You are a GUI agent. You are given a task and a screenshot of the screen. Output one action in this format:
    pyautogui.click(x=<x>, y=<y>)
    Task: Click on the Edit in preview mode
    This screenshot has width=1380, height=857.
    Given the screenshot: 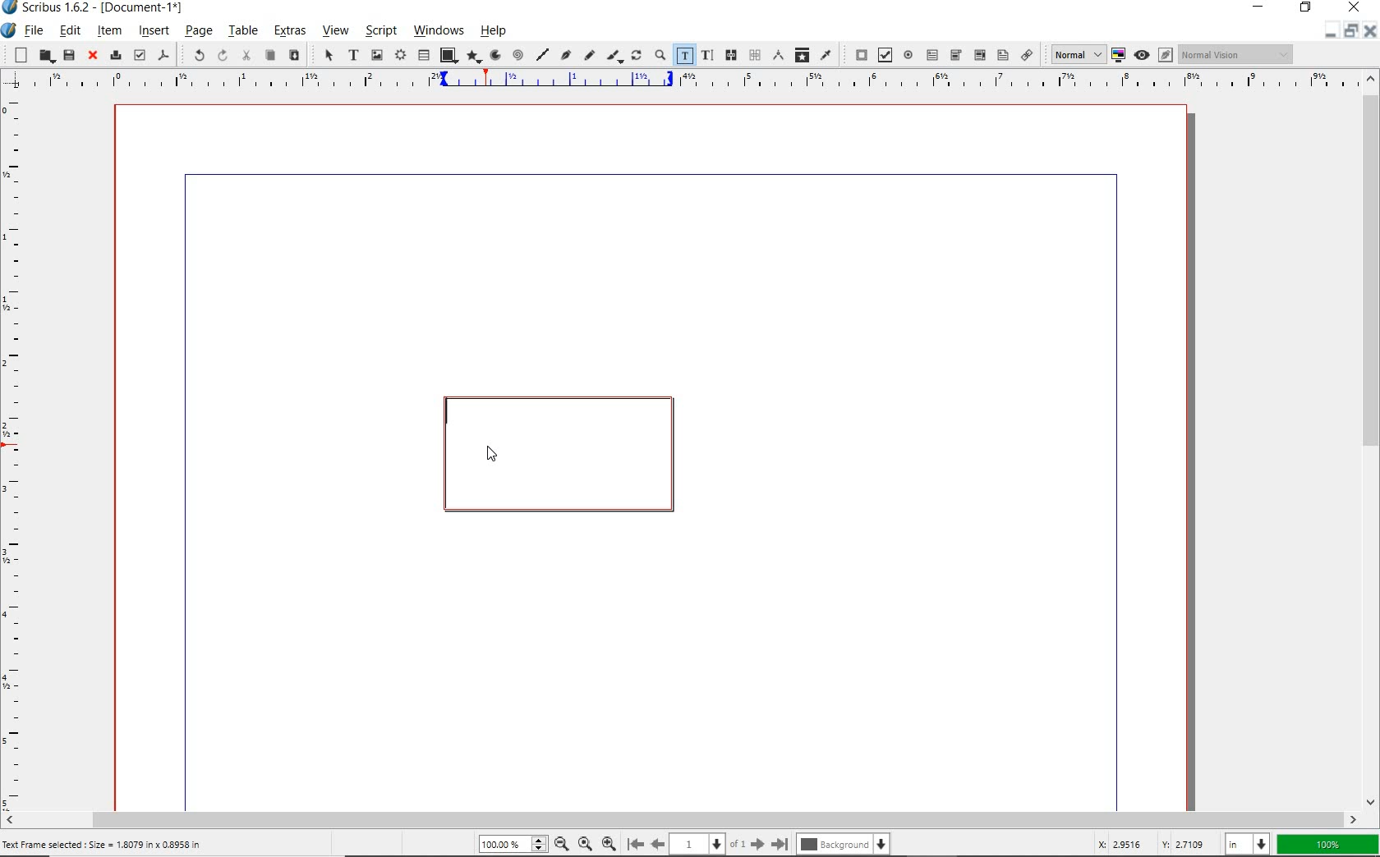 What is the action you would take?
    pyautogui.click(x=1166, y=54)
    